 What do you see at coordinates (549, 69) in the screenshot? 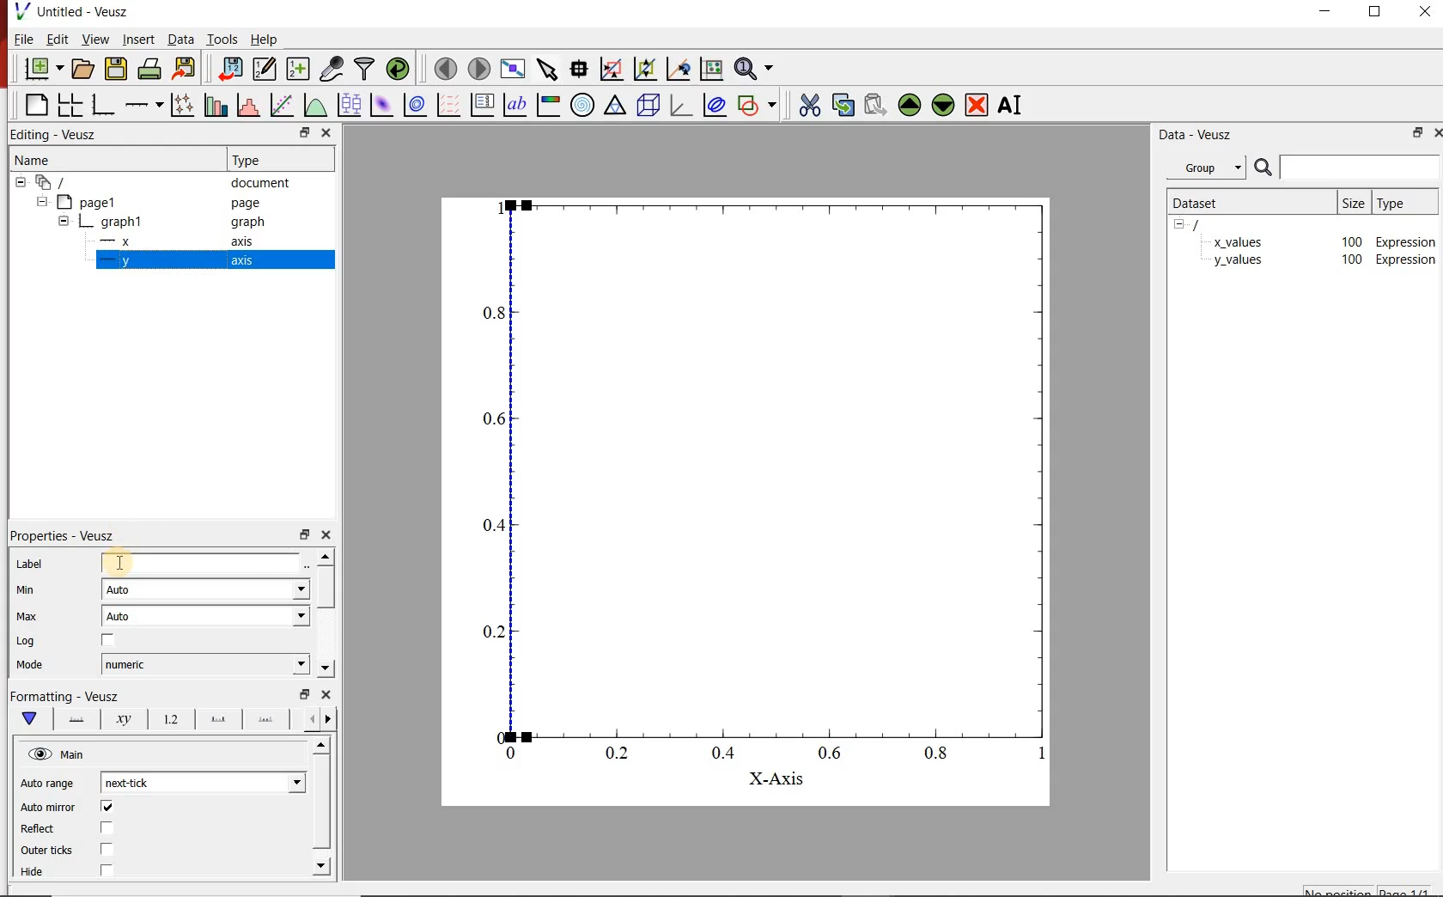
I see `select items from the graph` at bounding box center [549, 69].